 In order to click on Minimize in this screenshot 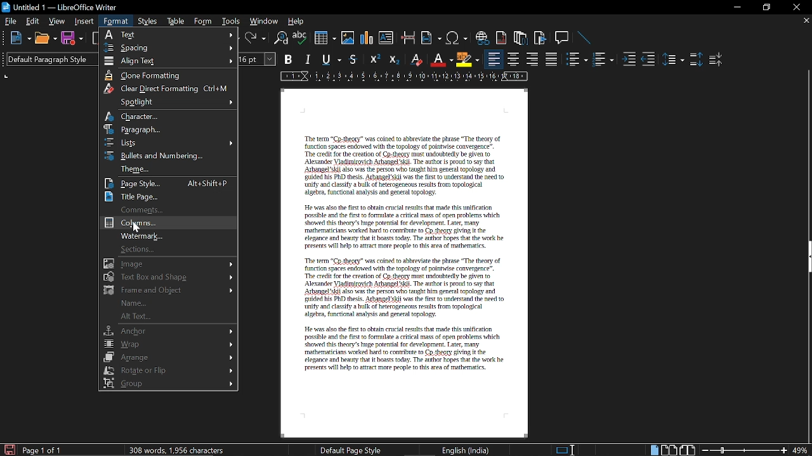, I will do `click(735, 7)`.